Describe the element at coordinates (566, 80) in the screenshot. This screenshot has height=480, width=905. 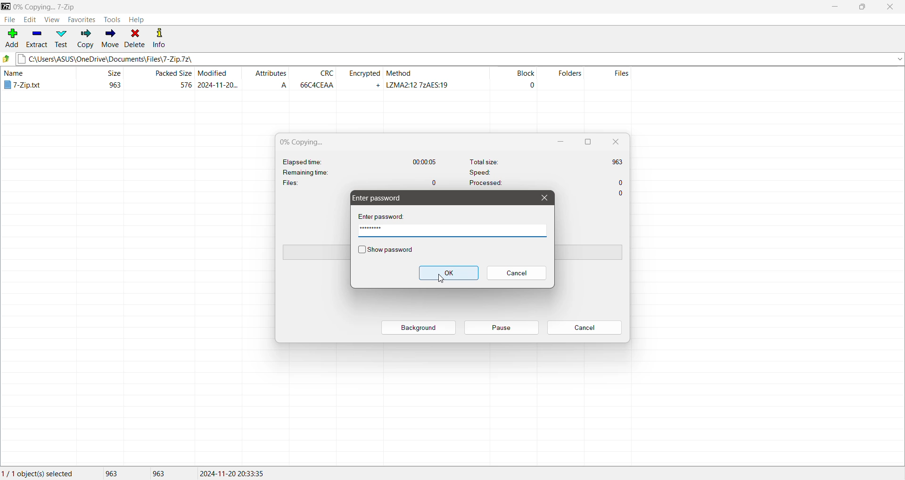
I see `Folders` at that location.